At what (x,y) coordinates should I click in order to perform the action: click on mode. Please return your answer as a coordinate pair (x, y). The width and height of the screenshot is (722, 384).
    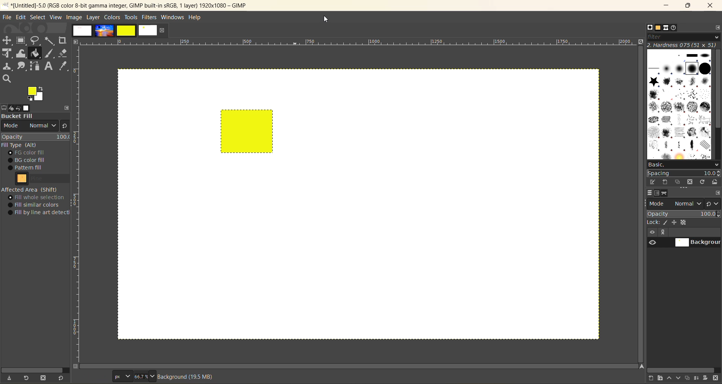
    Looking at the image, I should click on (676, 204).